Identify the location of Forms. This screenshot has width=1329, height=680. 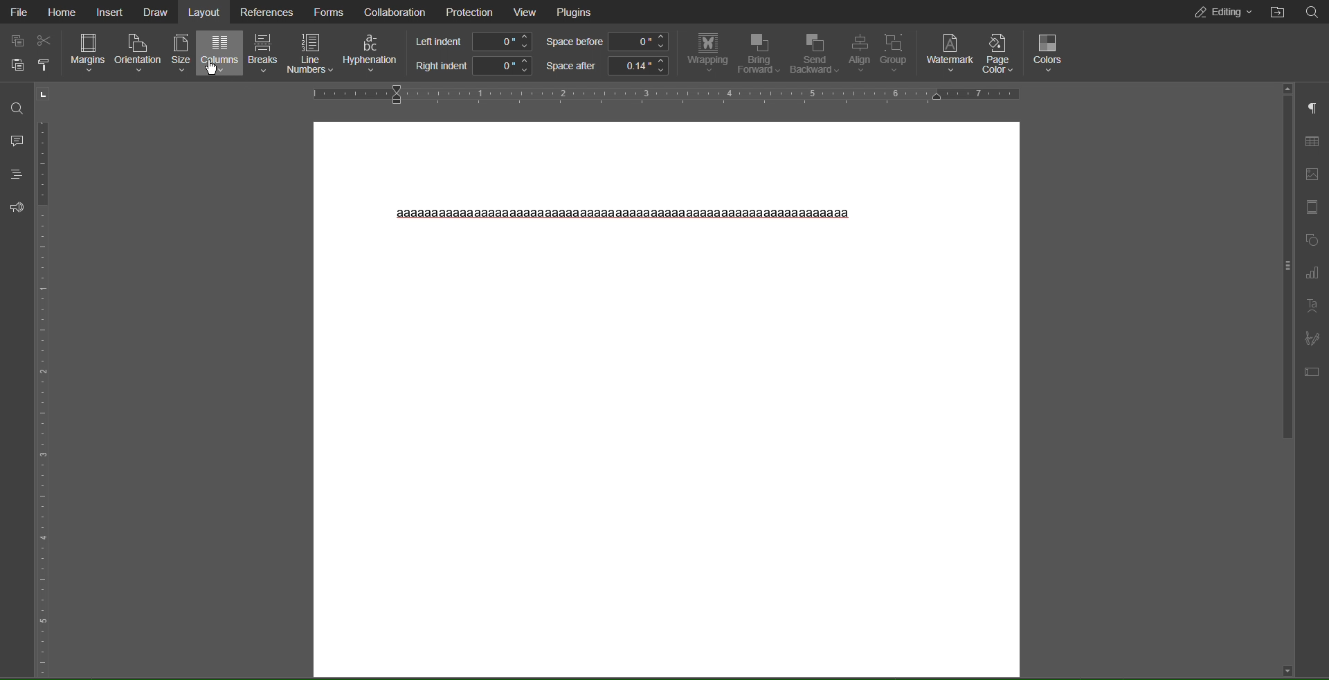
(332, 12).